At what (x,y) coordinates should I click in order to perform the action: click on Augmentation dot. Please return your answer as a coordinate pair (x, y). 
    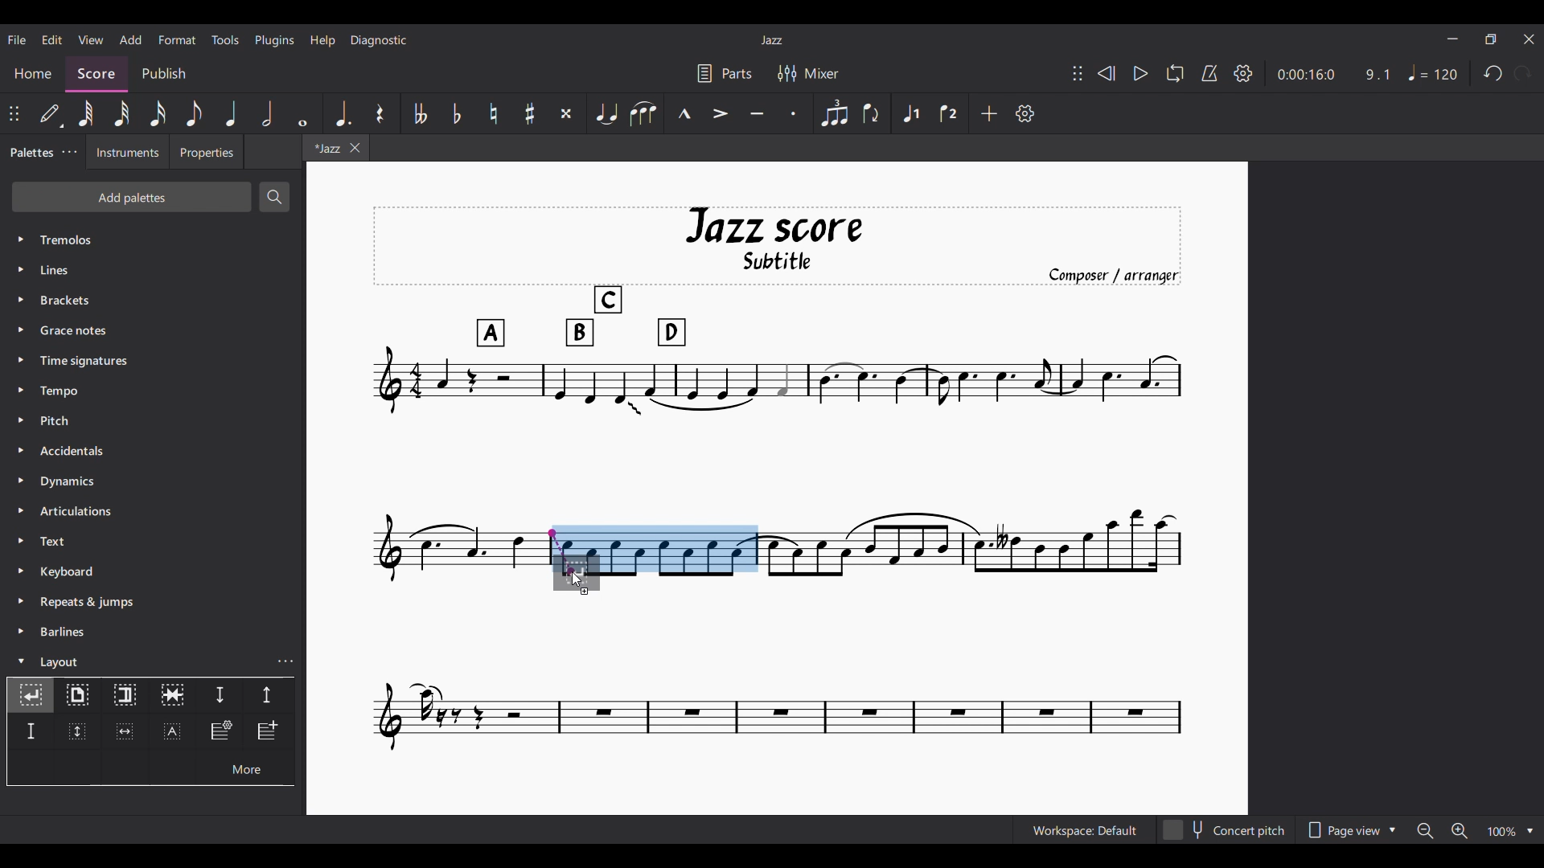
    Looking at the image, I should click on (343, 113).